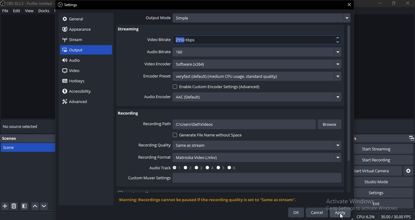  I want to click on ok, so click(296, 212).